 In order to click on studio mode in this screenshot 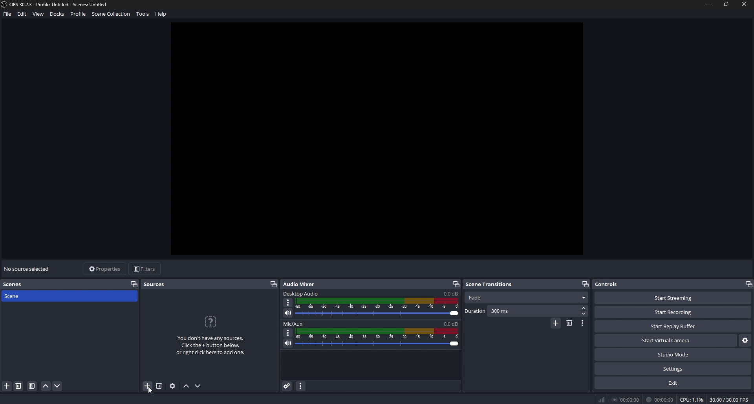, I will do `click(673, 355)`.